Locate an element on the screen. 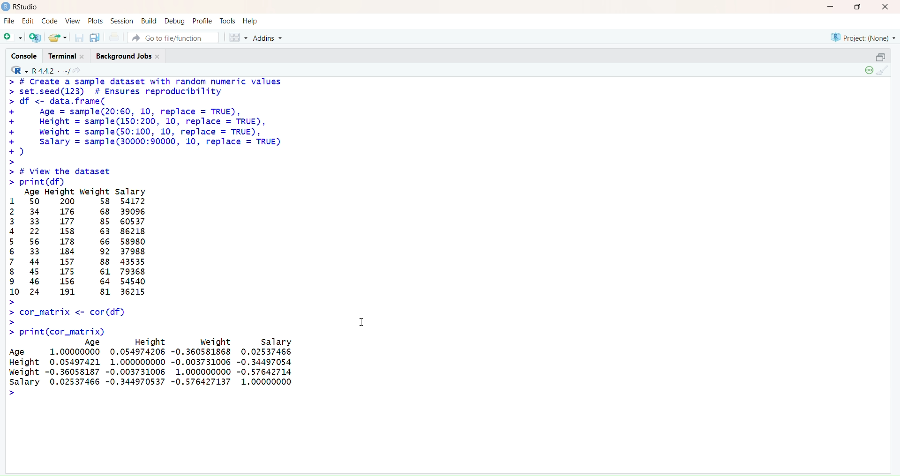  Debug is located at coordinates (175, 21).